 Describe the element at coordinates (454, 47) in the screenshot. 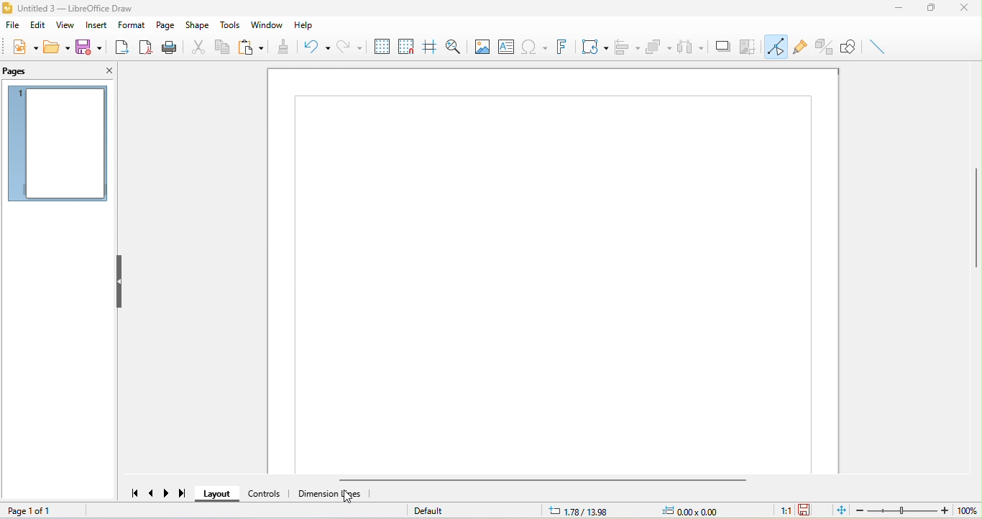

I see `zoom and pan` at that location.